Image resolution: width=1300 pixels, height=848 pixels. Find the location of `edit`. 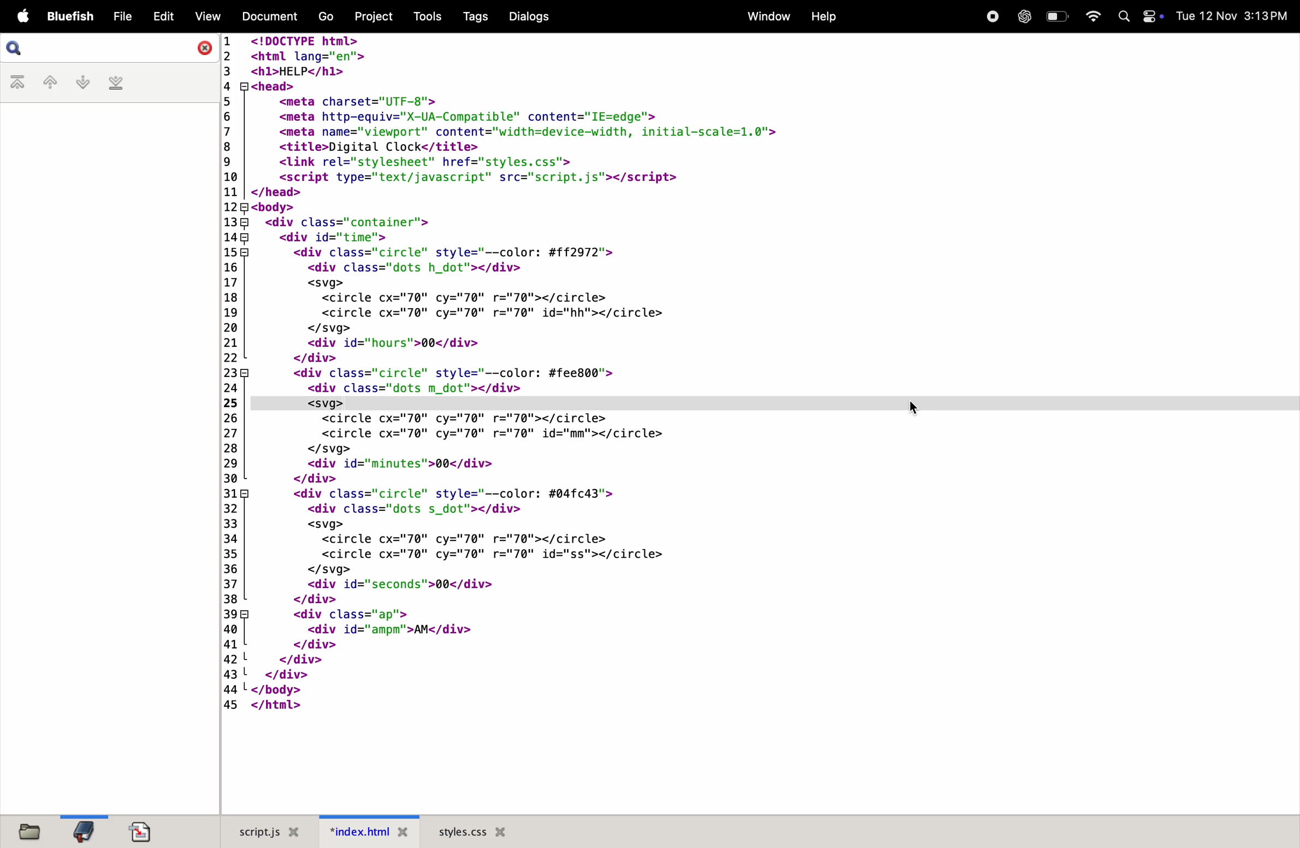

edit is located at coordinates (163, 15).